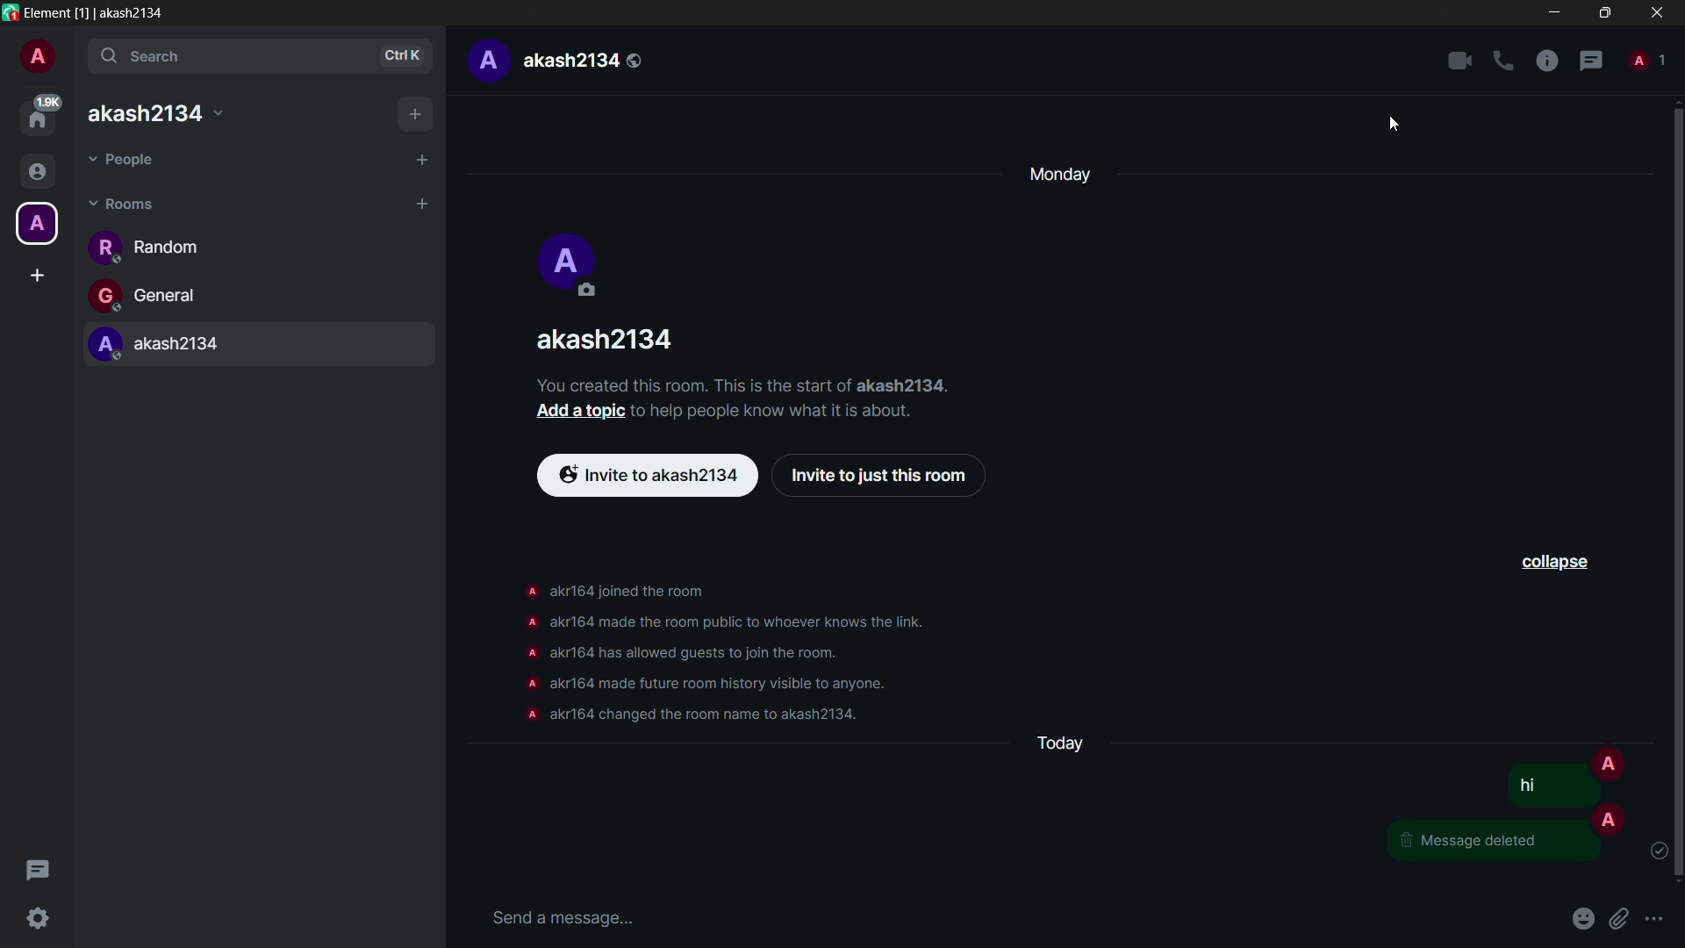 This screenshot has height=948, width=1685. I want to click on maximize or restore, so click(1604, 11).